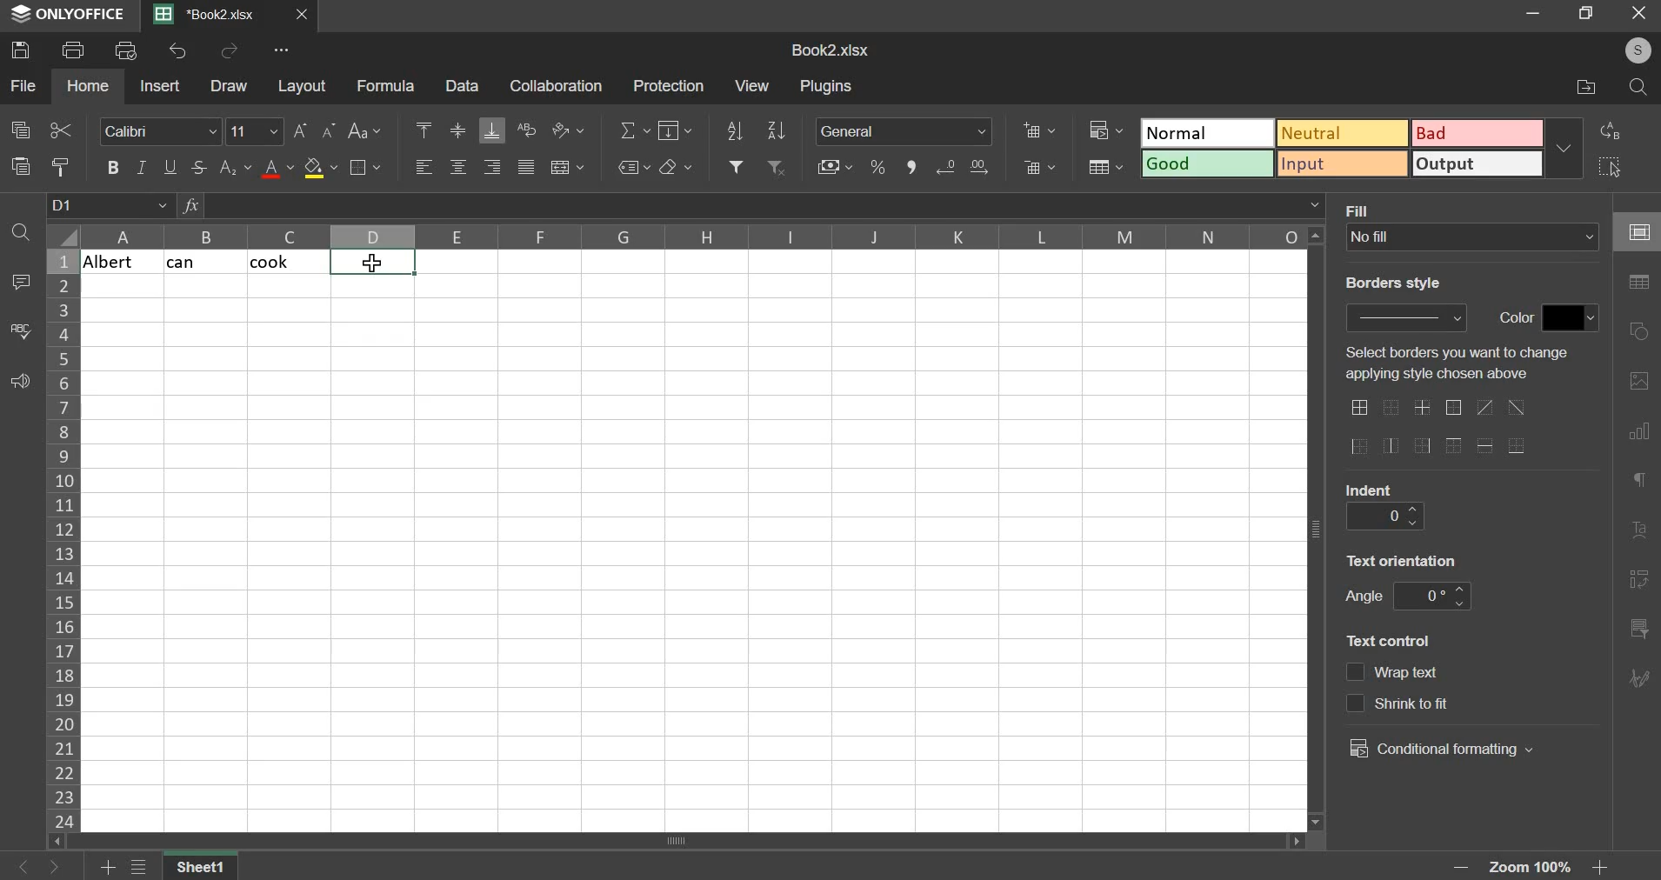 The height and width of the screenshot is (880, 1661). I want to click on sheet name, so click(206, 868).